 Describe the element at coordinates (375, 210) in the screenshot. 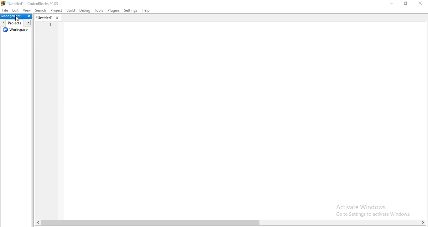

I see `Activate Windows
Go to Settings to activate Windows.` at that location.